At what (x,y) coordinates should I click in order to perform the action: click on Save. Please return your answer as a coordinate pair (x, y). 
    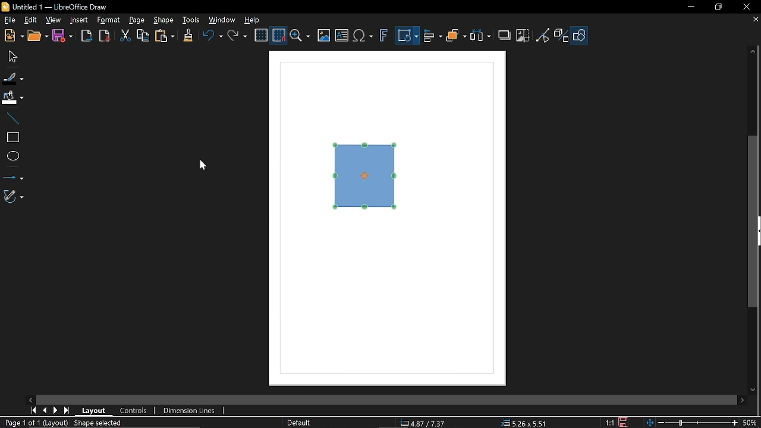
    Looking at the image, I should click on (62, 37).